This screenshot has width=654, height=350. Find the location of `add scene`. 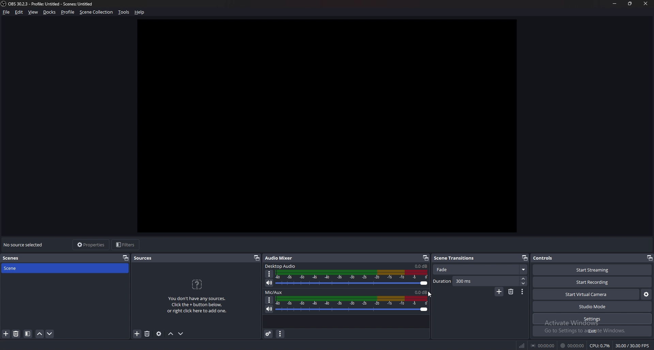

add scene is located at coordinates (500, 291).